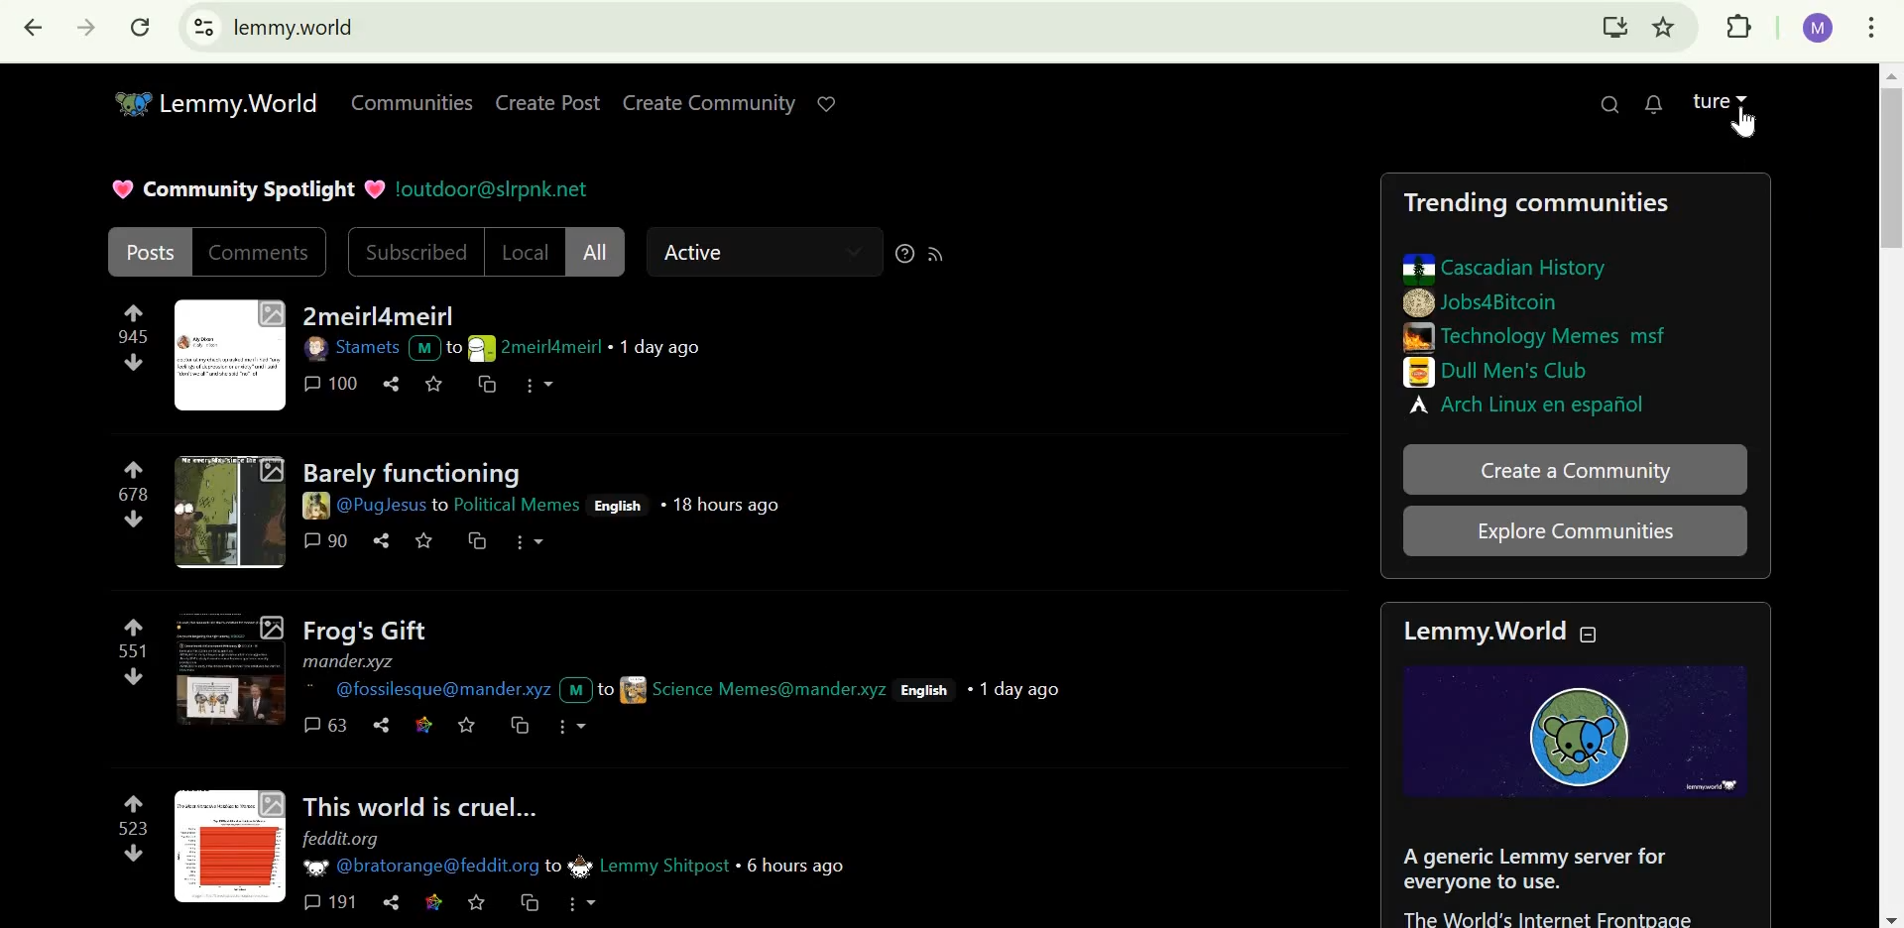 The image size is (1904, 928). What do you see at coordinates (1503, 371) in the screenshot?
I see `Dull Men's club` at bounding box center [1503, 371].